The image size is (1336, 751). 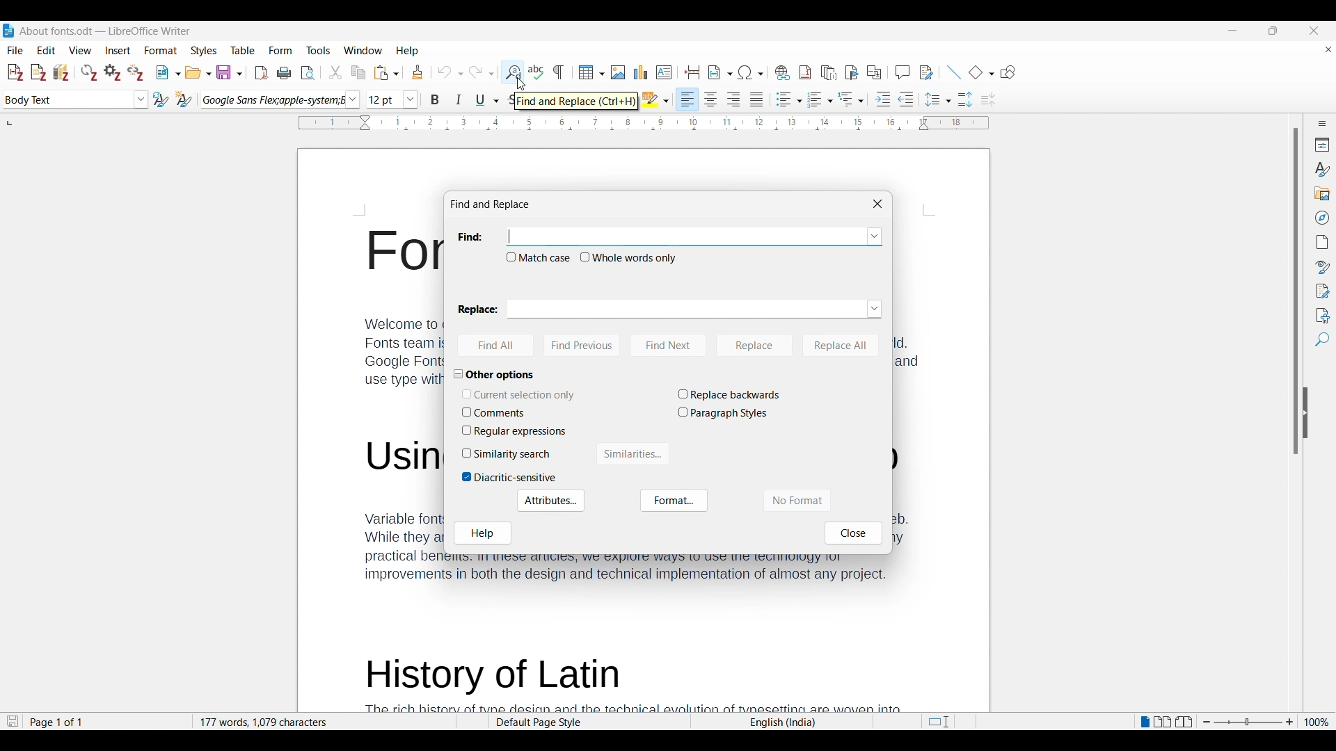 I want to click on Software logo, so click(x=8, y=31).